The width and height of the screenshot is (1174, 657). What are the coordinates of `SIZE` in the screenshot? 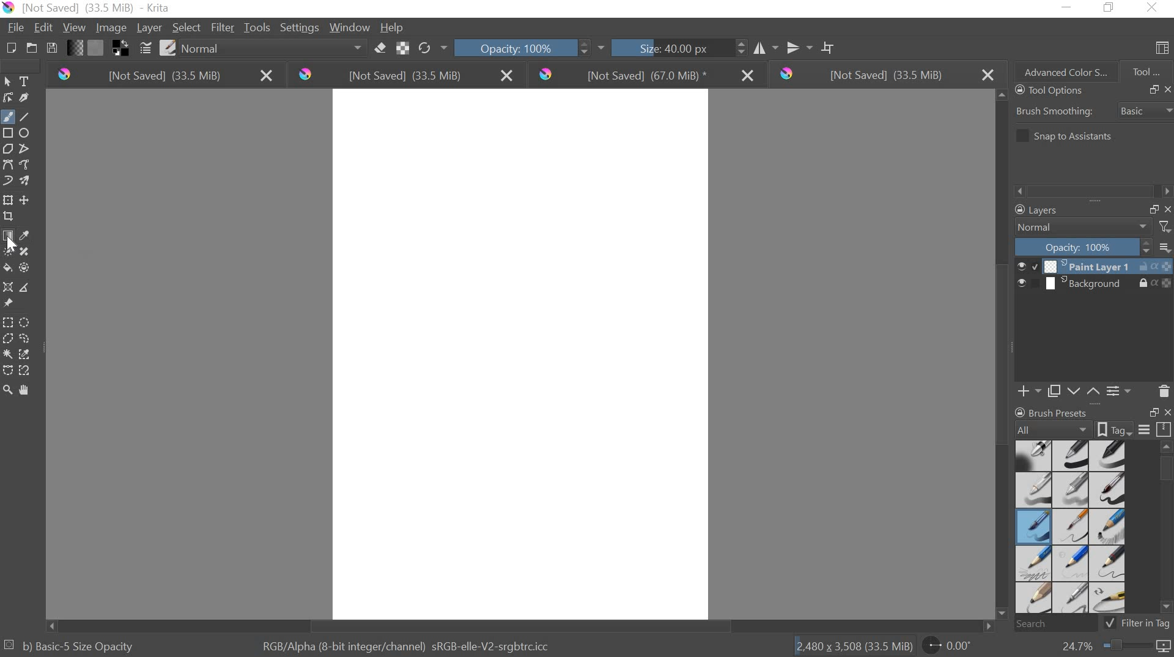 It's located at (660, 49).